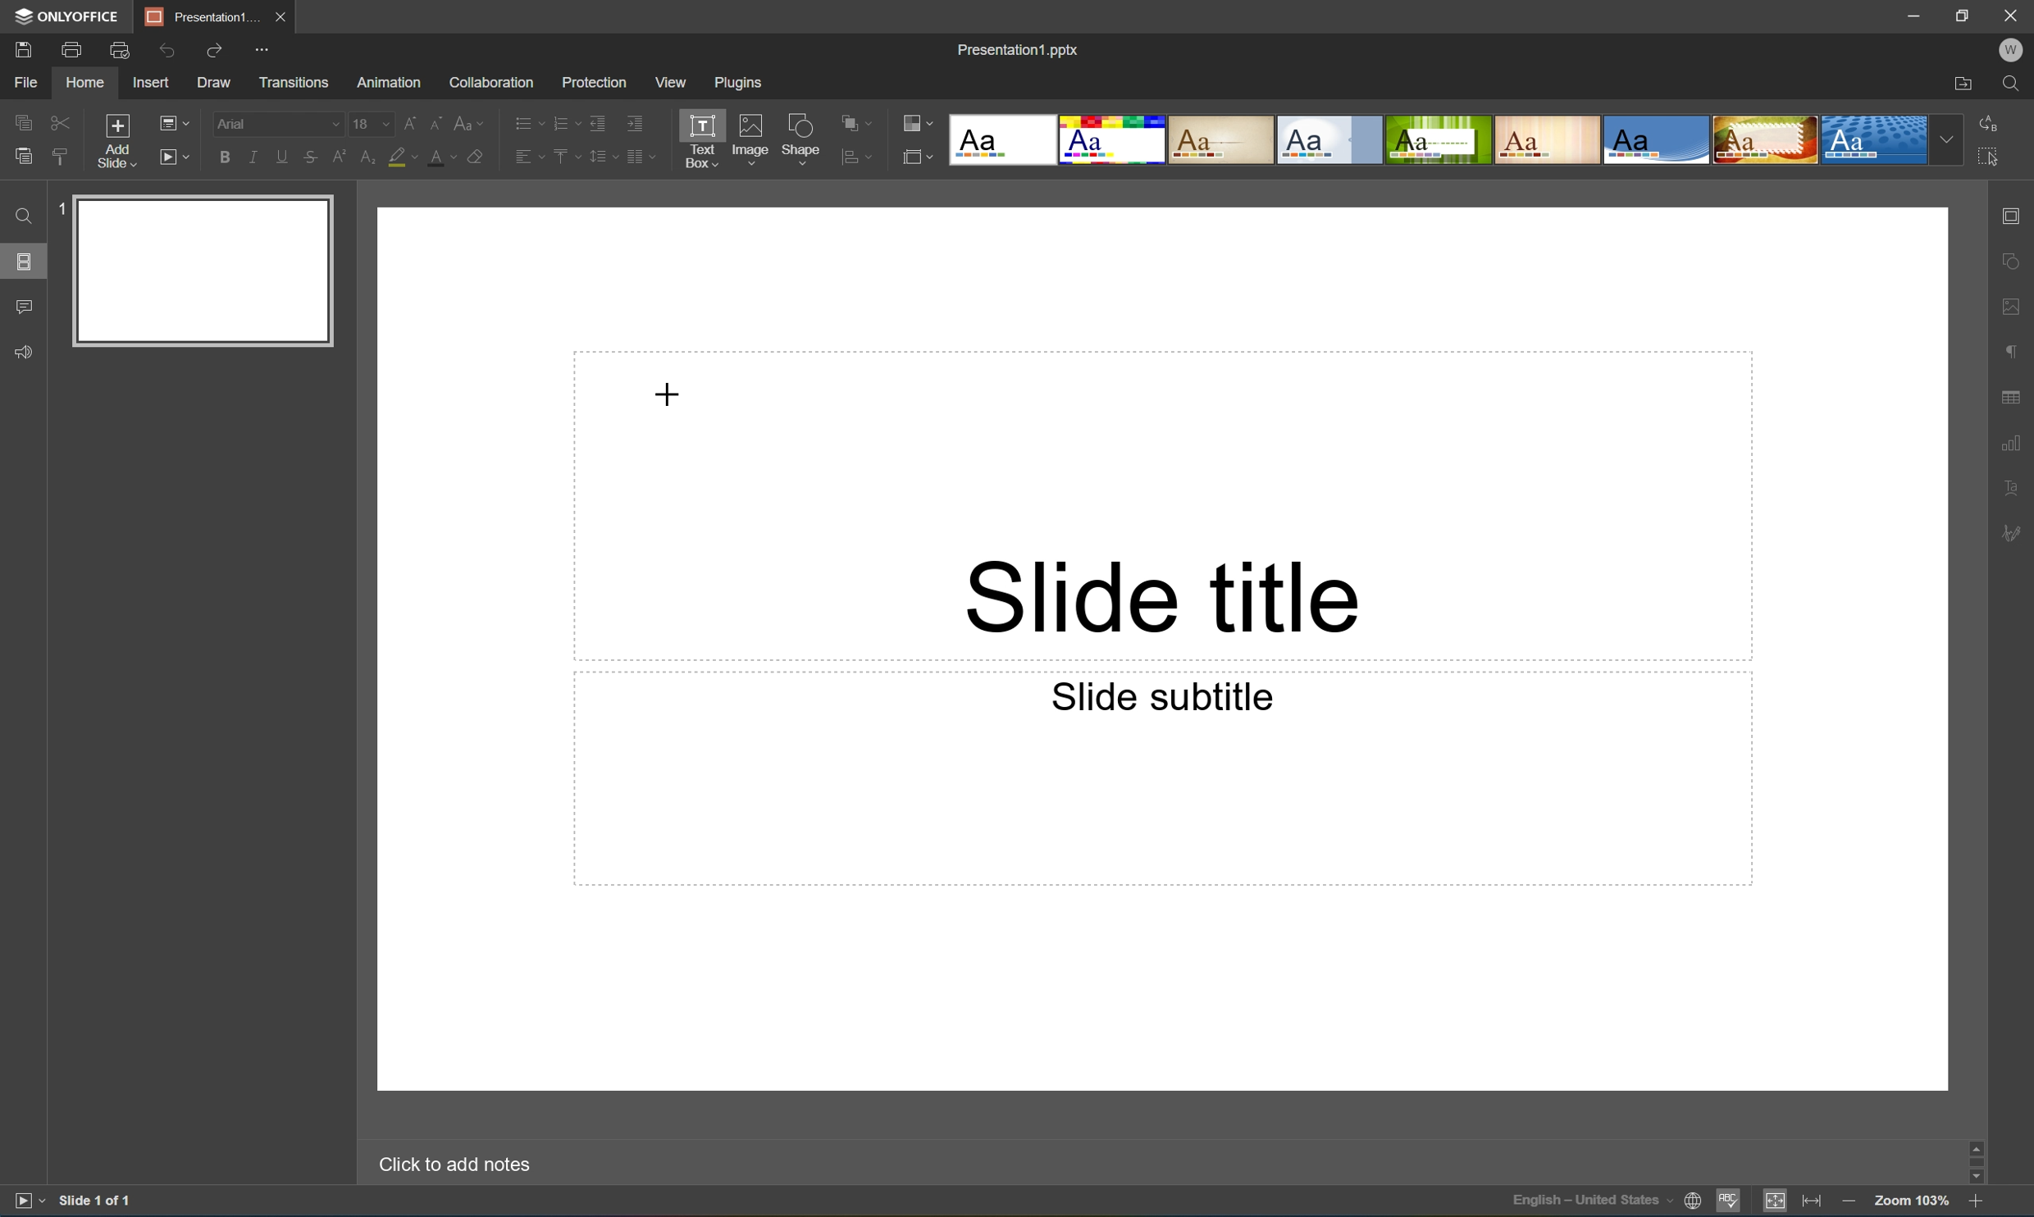  Describe the element at coordinates (113, 142) in the screenshot. I see `Add slide` at that location.